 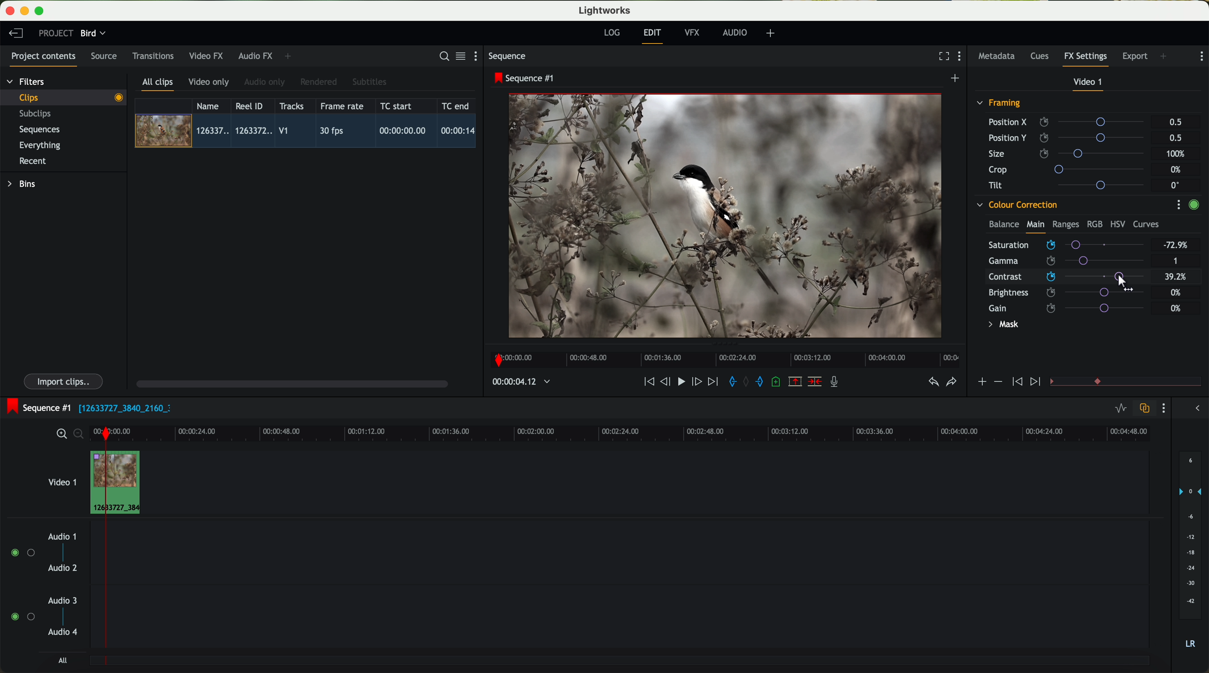 I want to click on move foward, so click(x=712, y=382).